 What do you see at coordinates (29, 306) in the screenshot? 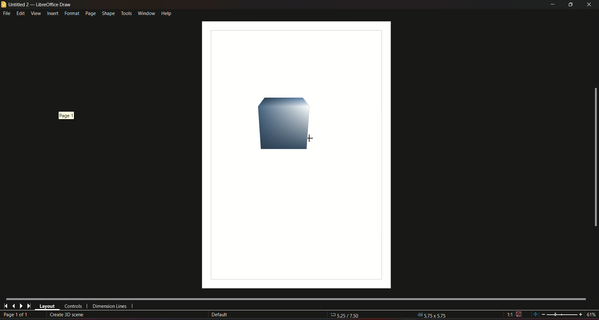
I see `last page` at bounding box center [29, 306].